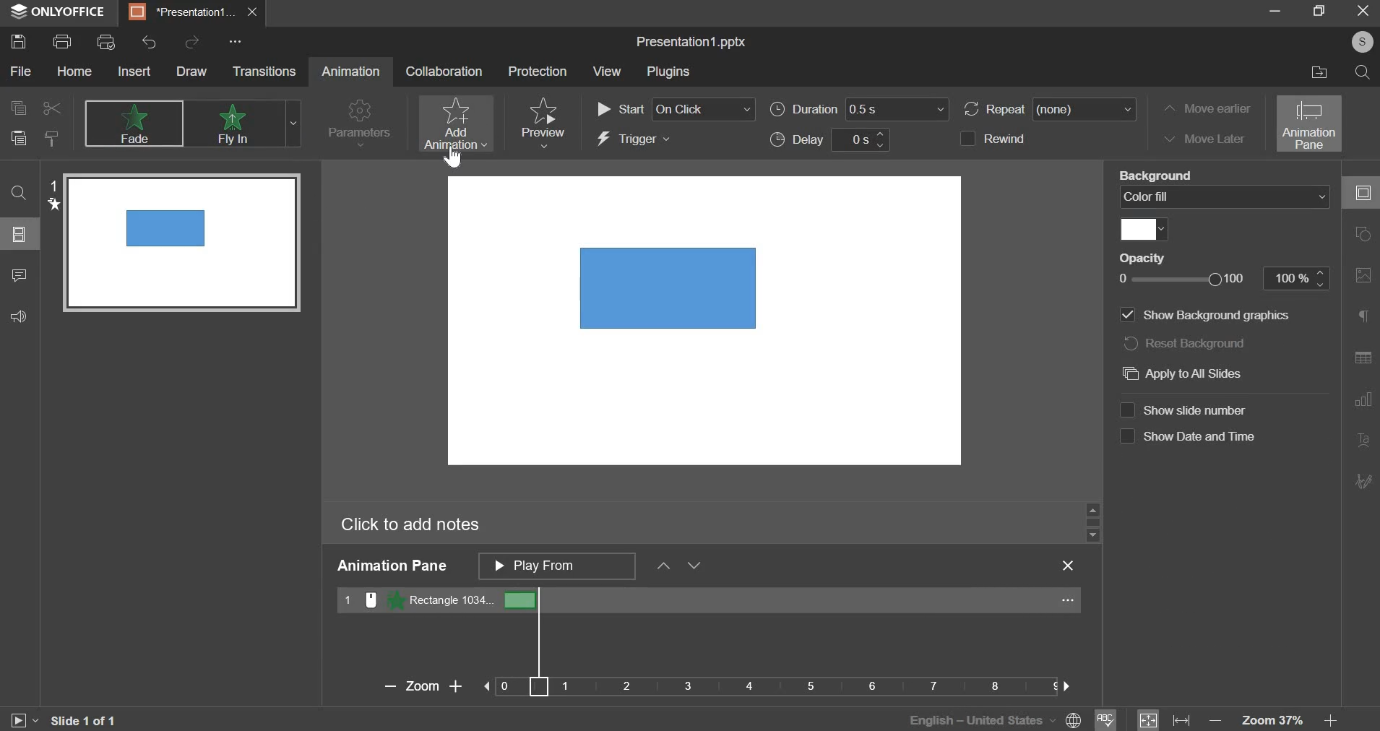  I want to click on Click to add notes, so click(413, 524).